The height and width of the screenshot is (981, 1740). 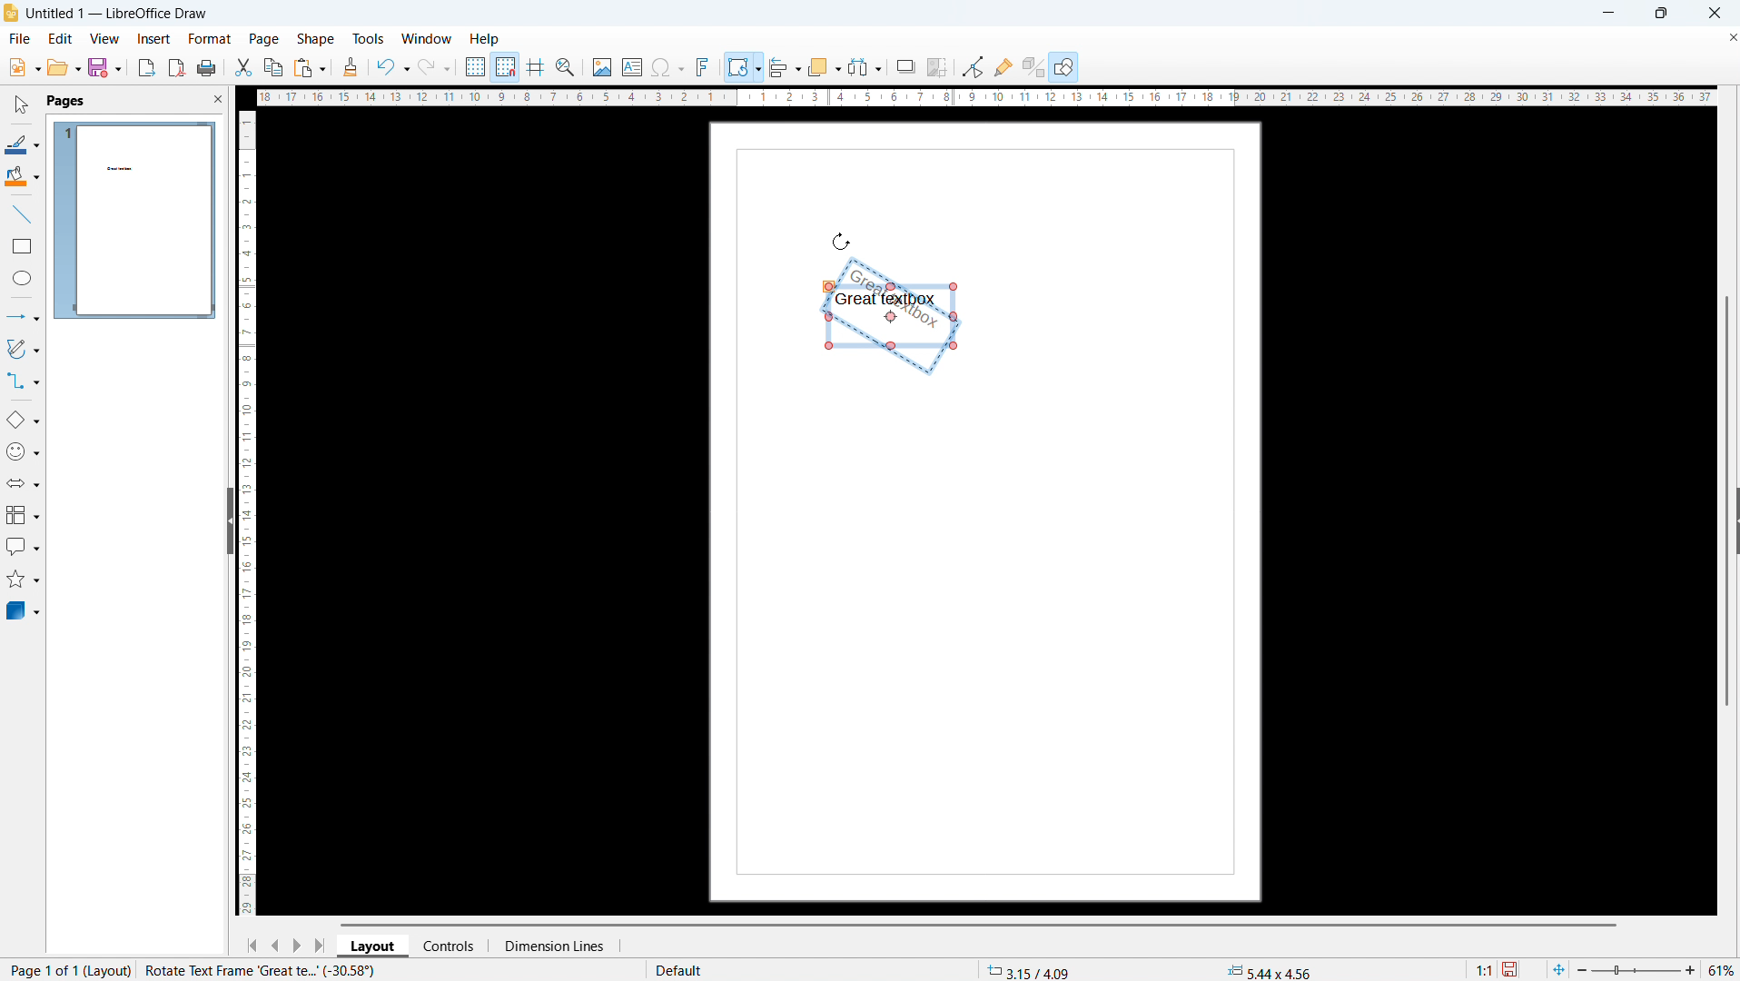 What do you see at coordinates (937, 66) in the screenshot?
I see `crop image` at bounding box center [937, 66].